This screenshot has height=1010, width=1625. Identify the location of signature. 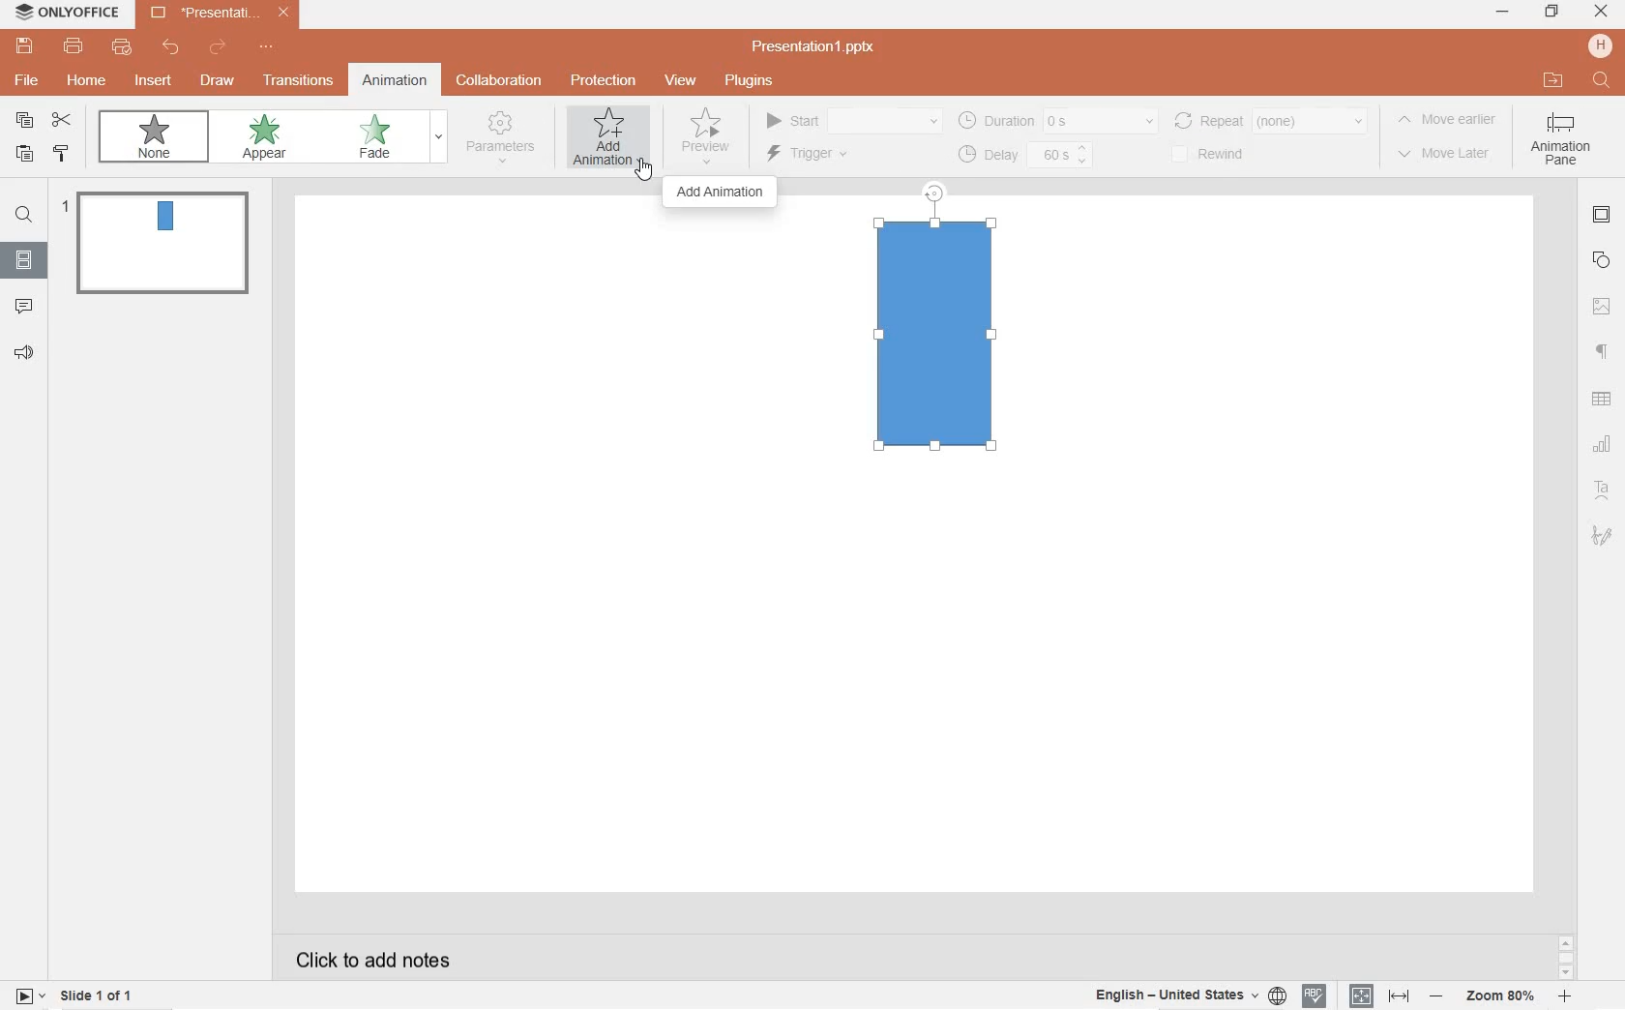
(1603, 535).